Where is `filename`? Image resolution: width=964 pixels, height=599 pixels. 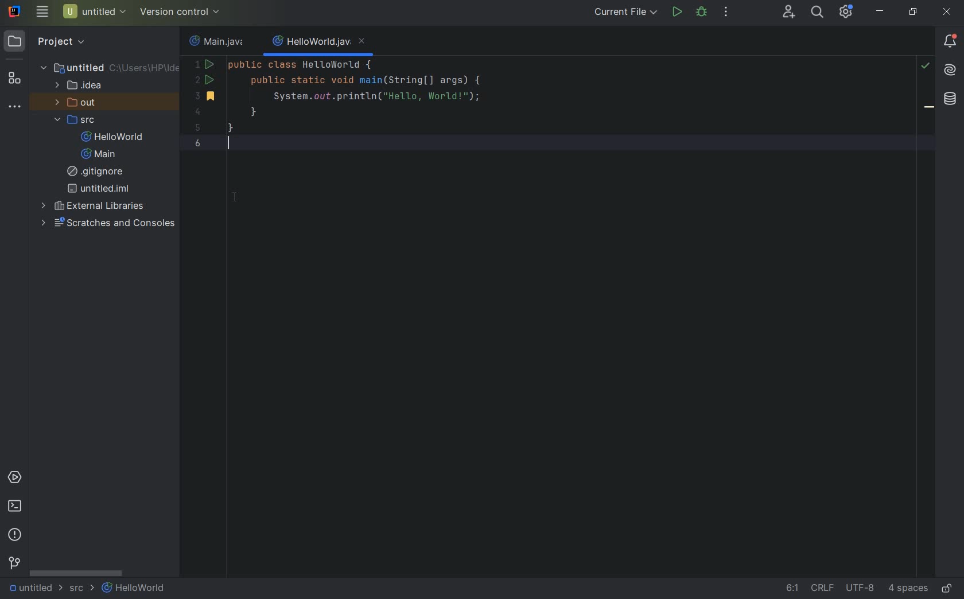 filename is located at coordinates (216, 43).